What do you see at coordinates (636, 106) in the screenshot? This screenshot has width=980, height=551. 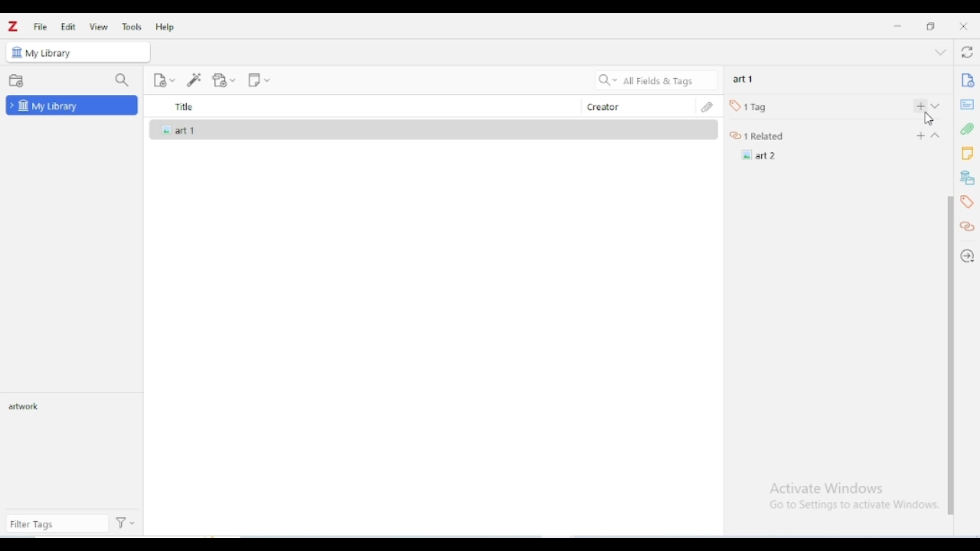 I see `creator` at bounding box center [636, 106].